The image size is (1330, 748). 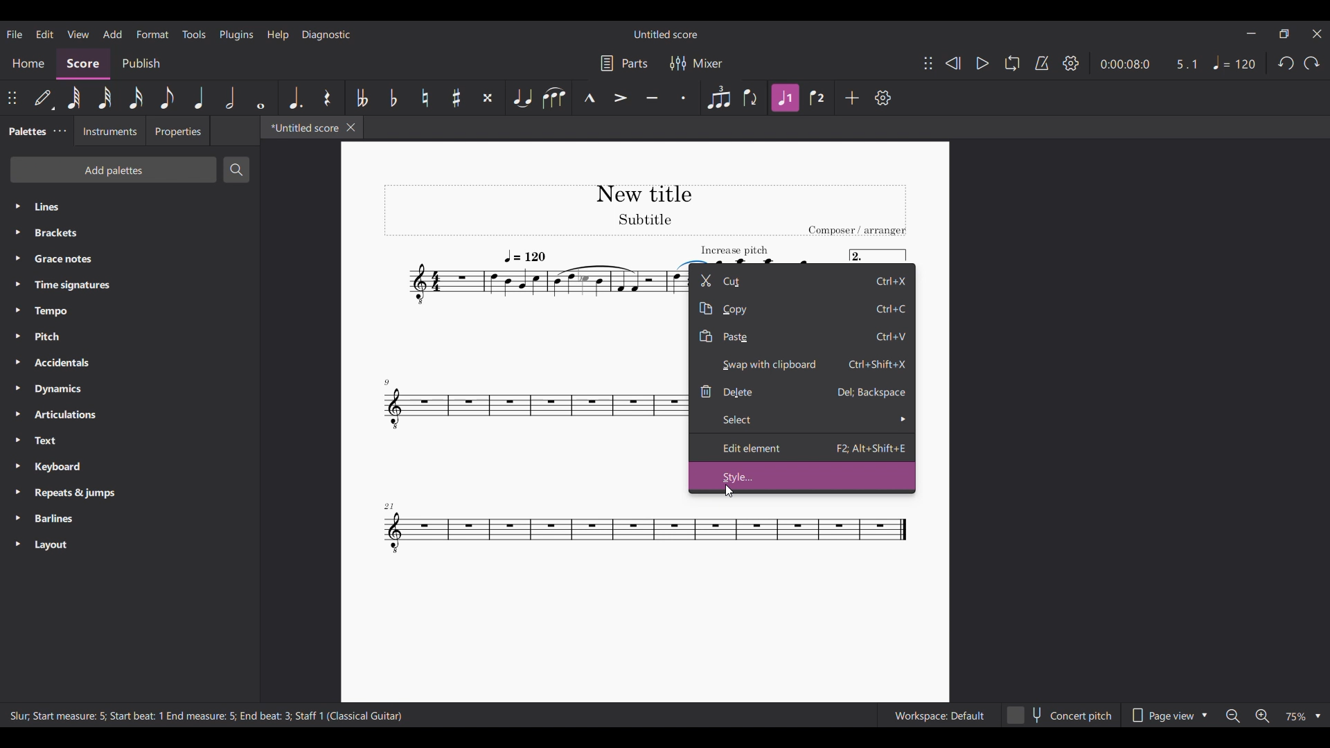 What do you see at coordinates (751, 98) in the screenshot?
I see `Flip direction` at bounding box center [751, 98].